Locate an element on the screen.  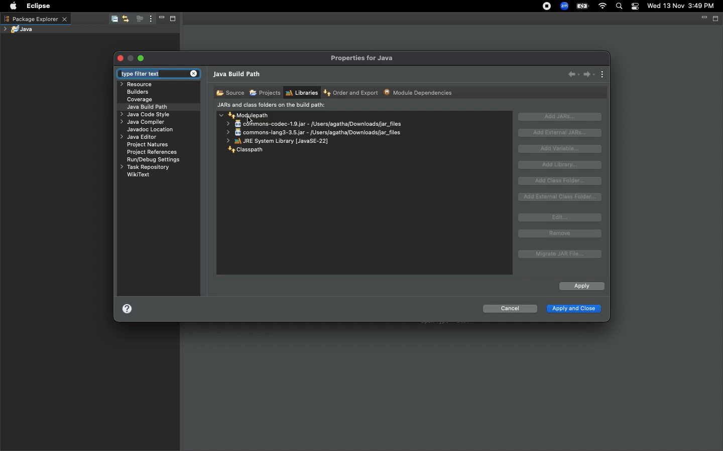
Source is located at coordinates (229, 92).